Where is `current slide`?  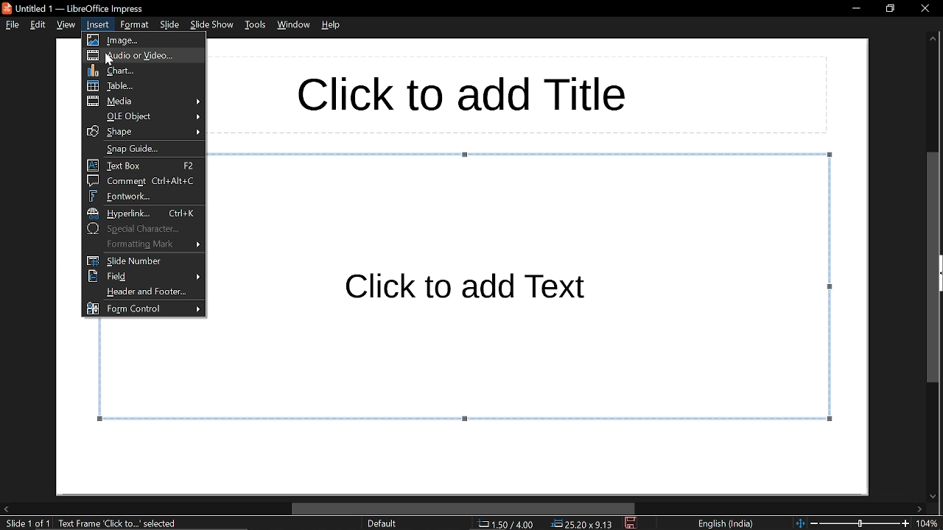 current slide is located at coordinates (27, 524).